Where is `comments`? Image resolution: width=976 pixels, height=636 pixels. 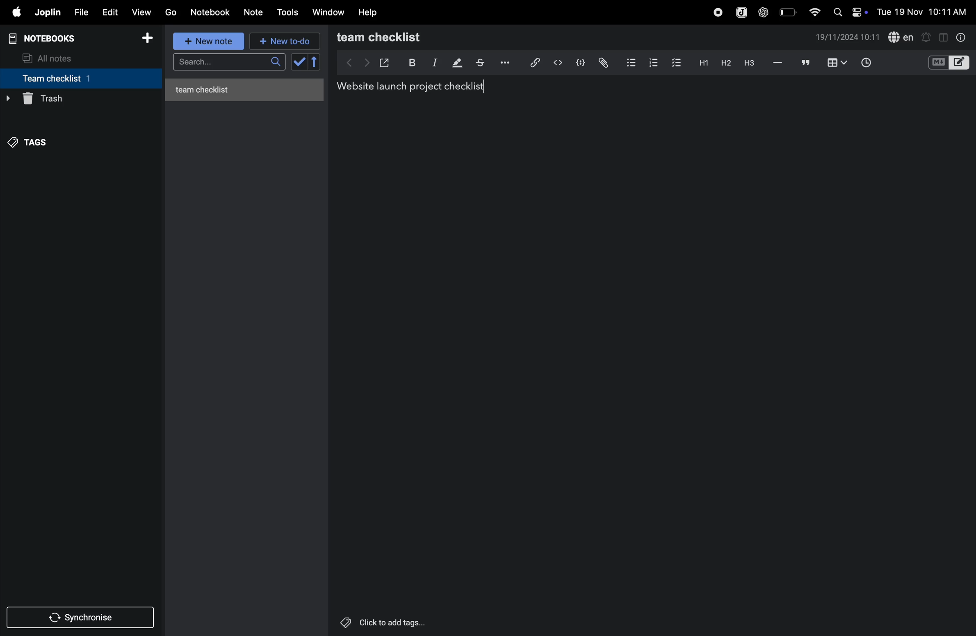 comments is located at coordinates (804, 63).